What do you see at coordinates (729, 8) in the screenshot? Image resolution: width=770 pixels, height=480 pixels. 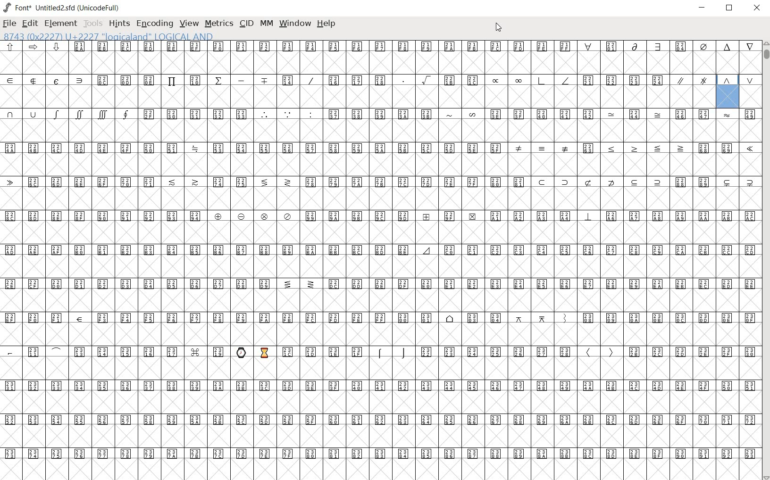 I see `restore` at bounding box center [729, 8].